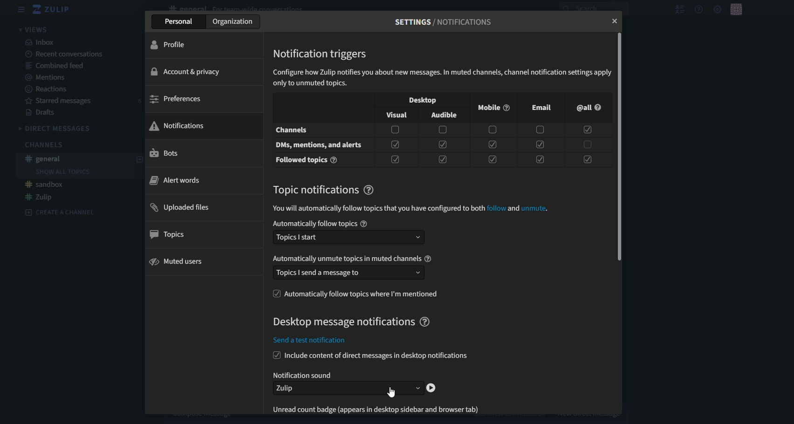 Image resolution: width=794 pixels, height=424 pixels. Describe the element at coordinates (189, 71) in the screenshot. I see `account and privacy` at that location.